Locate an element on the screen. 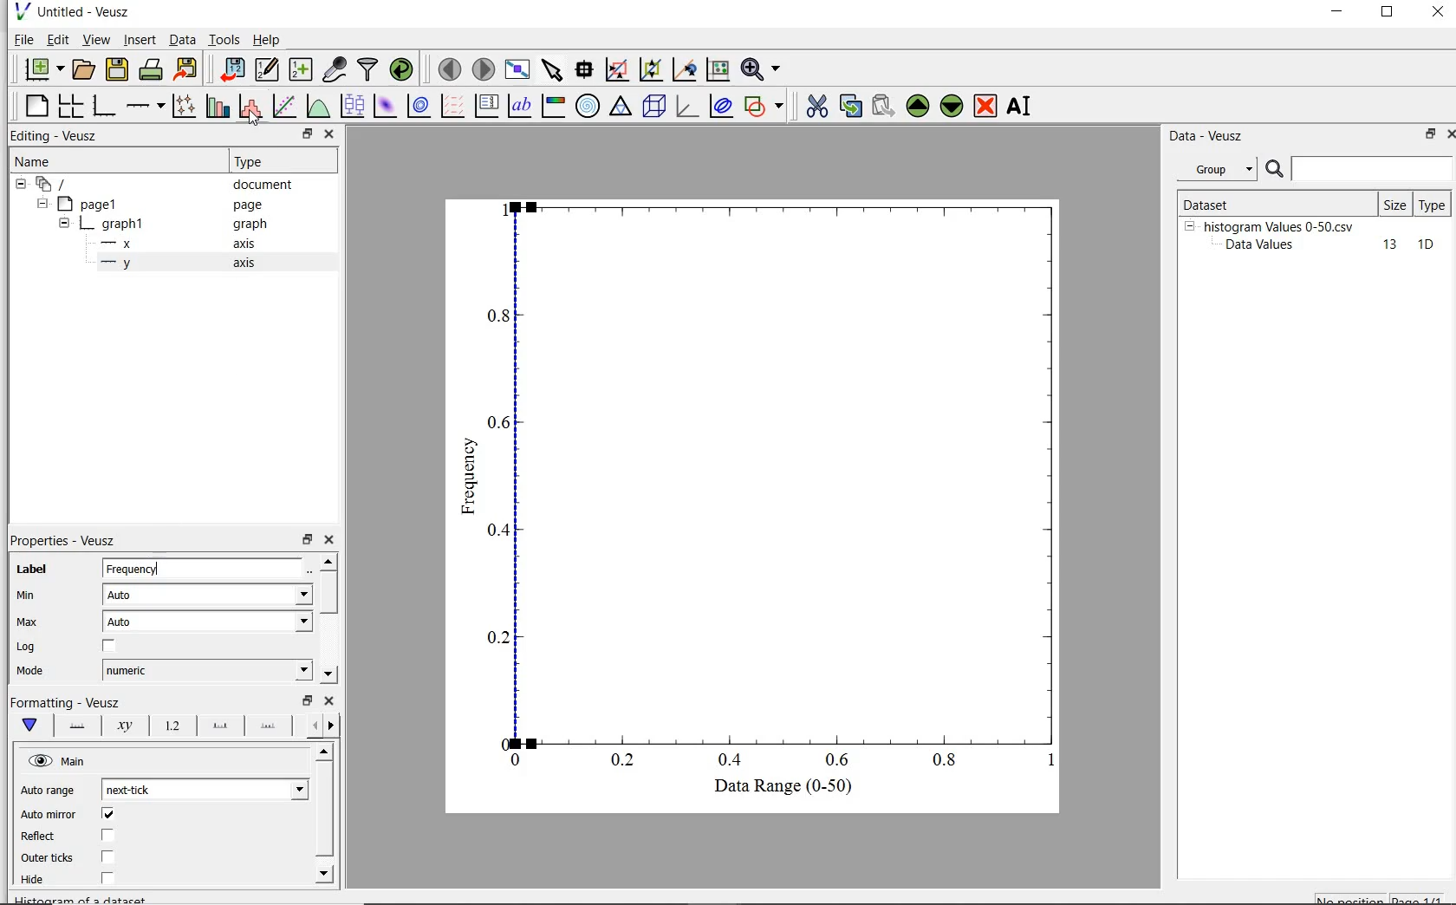  read data points on the graph is located at coordinates (586, 69).